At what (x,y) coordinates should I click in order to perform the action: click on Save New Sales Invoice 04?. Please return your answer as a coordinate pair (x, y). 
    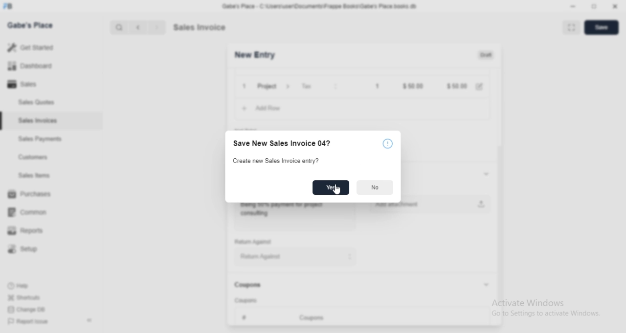
    Looking at the image, I should click on (282, 143).